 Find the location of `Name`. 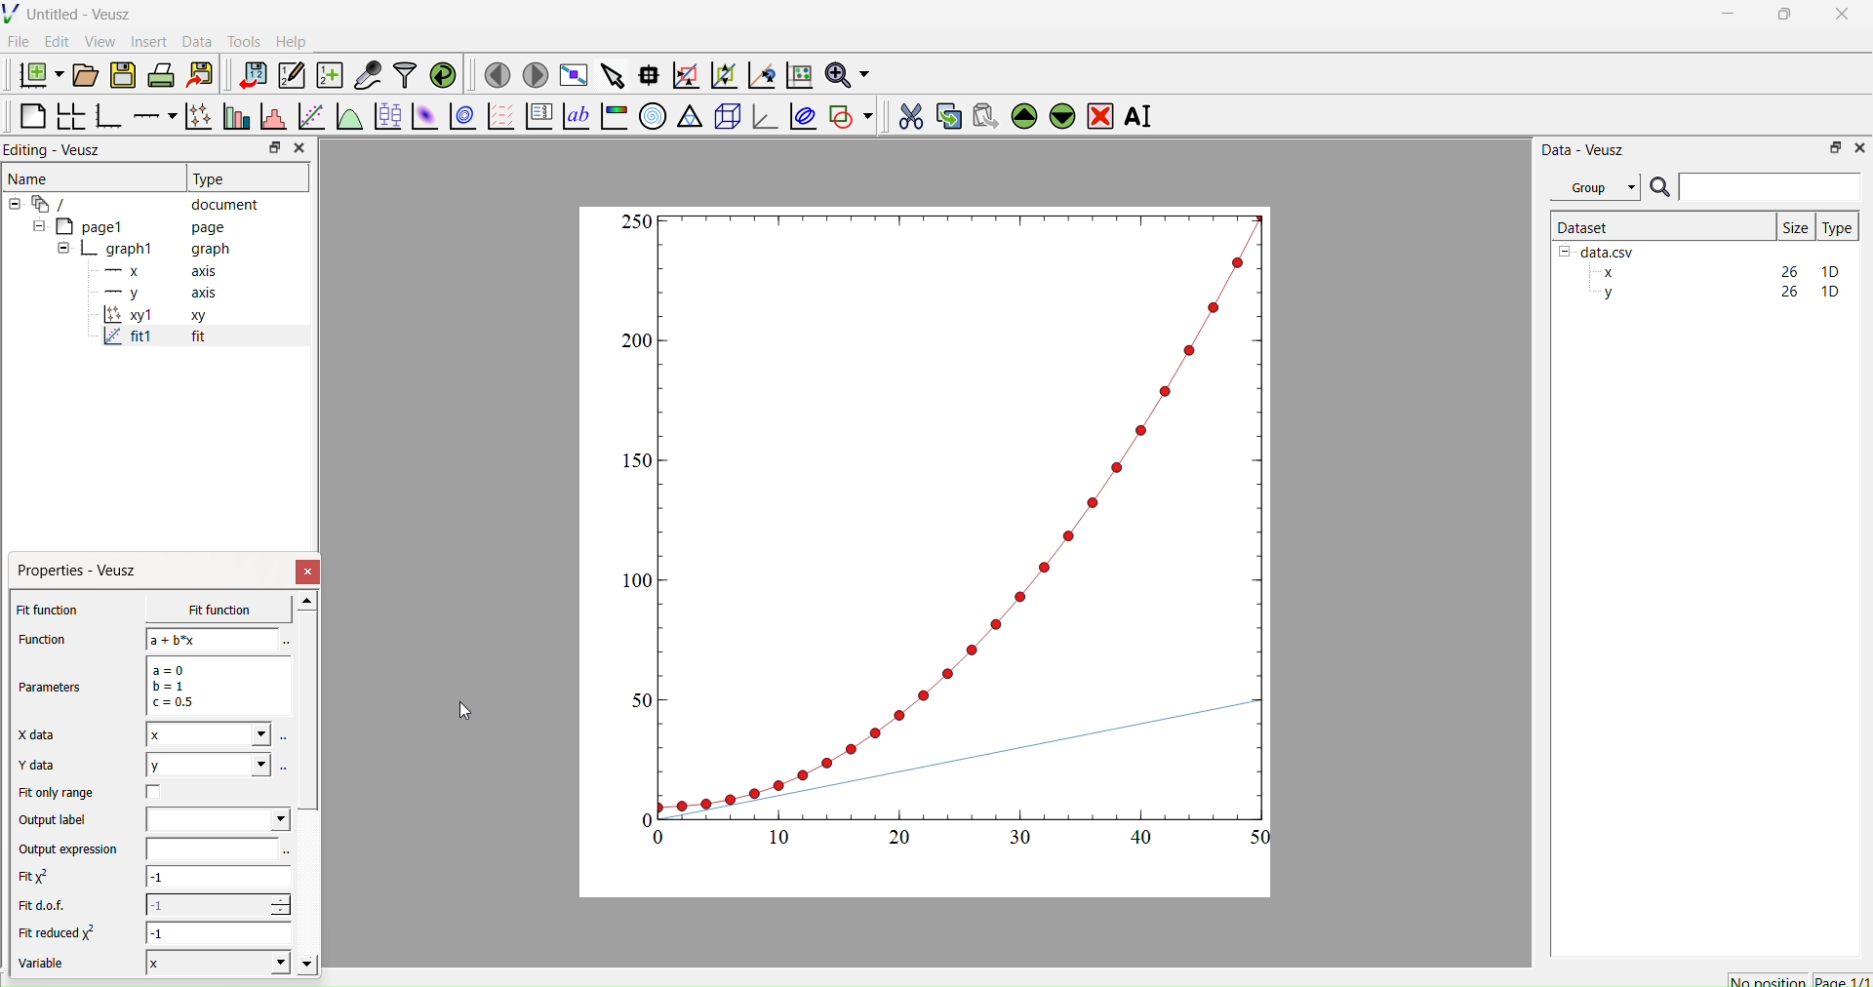

Name is located at coordinates (30, 177).